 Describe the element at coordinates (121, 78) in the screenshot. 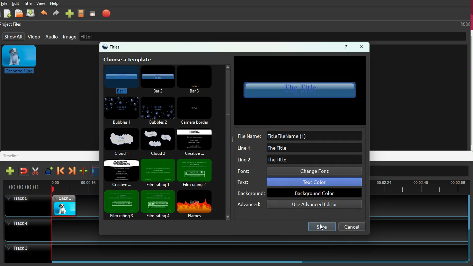

I see `bar 1` at that location.